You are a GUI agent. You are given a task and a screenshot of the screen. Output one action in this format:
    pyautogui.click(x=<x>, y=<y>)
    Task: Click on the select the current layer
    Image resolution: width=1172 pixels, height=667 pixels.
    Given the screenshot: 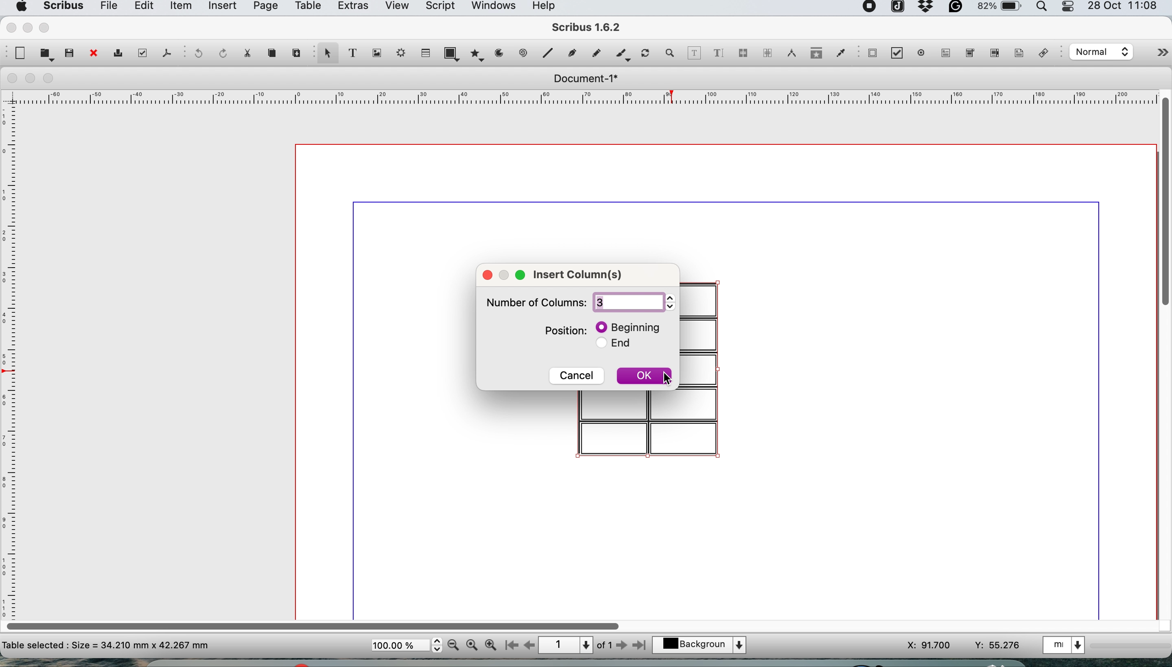 What is the action you would take?
    pyautogui.click(x=704, y=646)
    